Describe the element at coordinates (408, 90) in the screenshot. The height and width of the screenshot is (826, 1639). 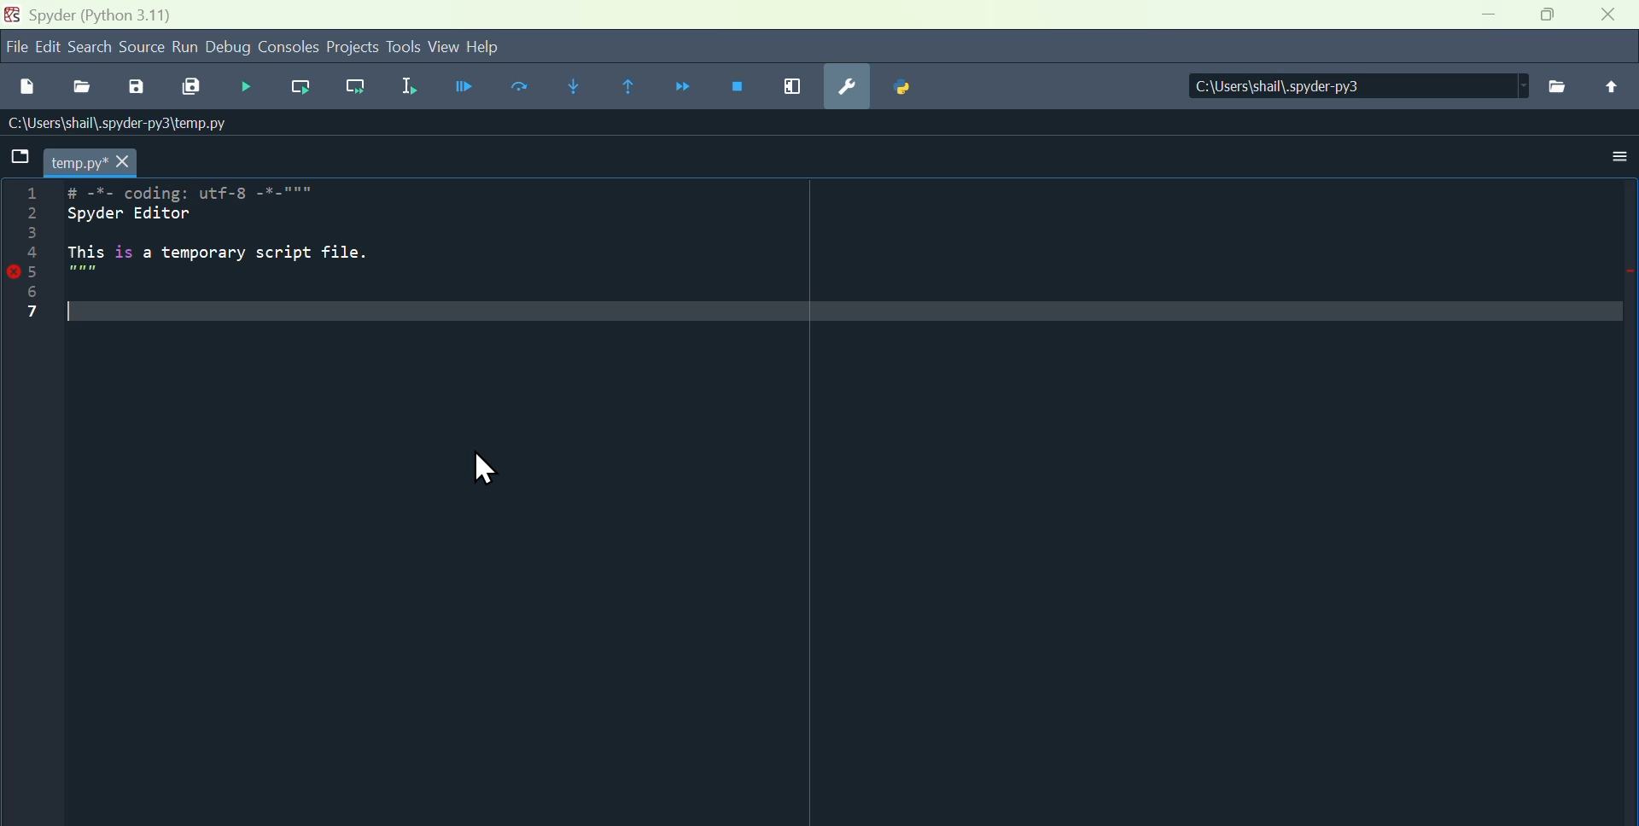
I see `Run selection` at that location.